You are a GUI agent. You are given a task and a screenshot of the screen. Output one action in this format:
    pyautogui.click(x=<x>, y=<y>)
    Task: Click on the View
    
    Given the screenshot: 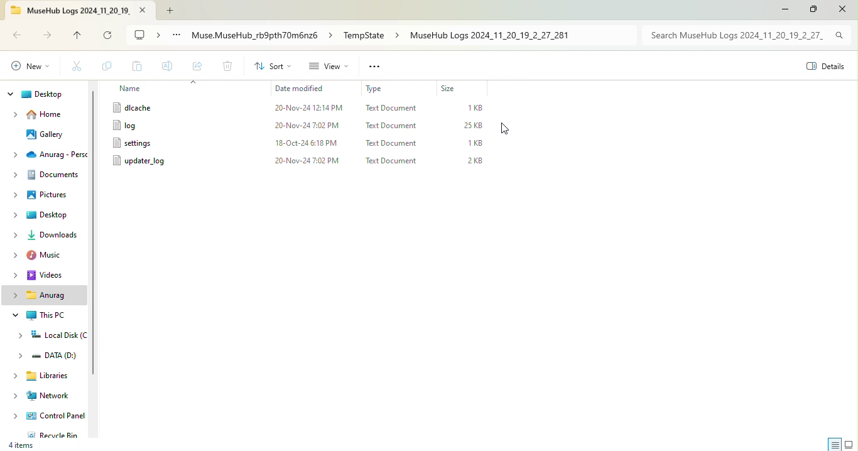 What is the action you would take?
    pyautogui.click(x=824, y=65)
    